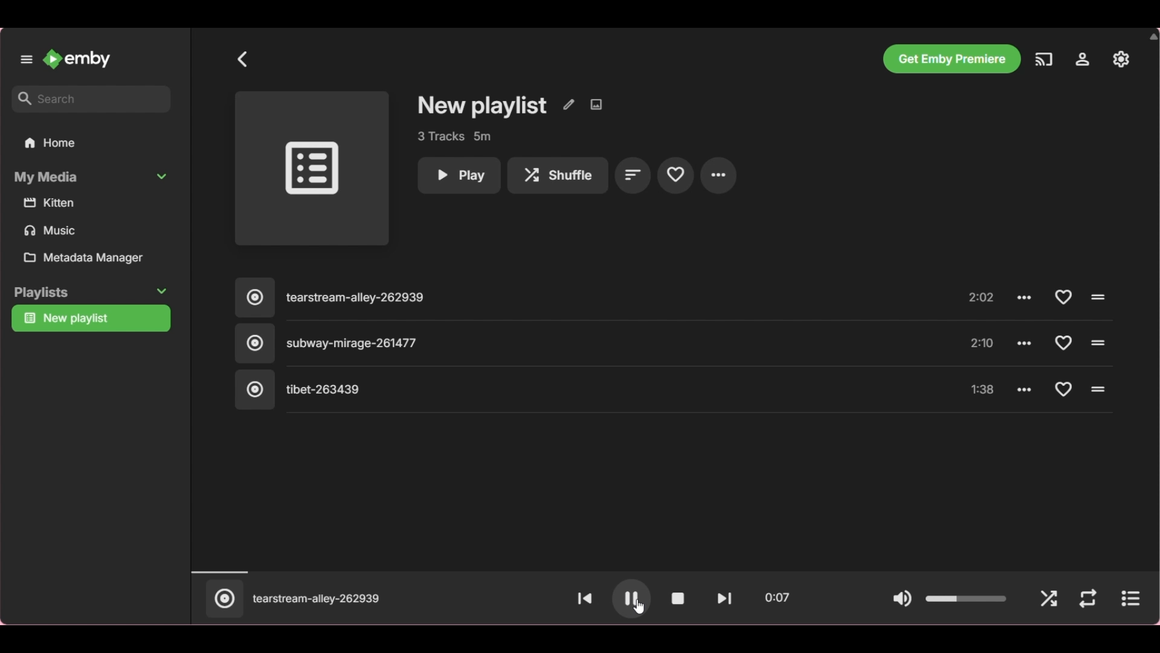  What do you see at coordinates (724, 599) in the screenshot?
I see `Go to next song` at bounding box center [724, 599].